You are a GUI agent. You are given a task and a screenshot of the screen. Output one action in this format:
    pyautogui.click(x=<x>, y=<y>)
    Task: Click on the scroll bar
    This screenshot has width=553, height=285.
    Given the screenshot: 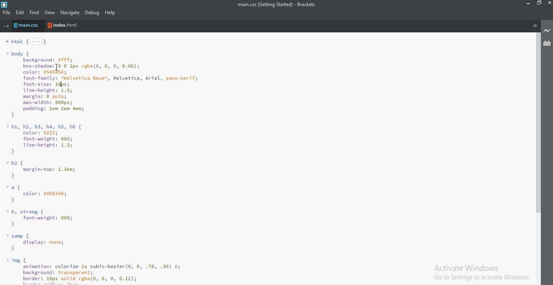 What is the action you would take?
    pyautogui.click(x=536, y=122)
    